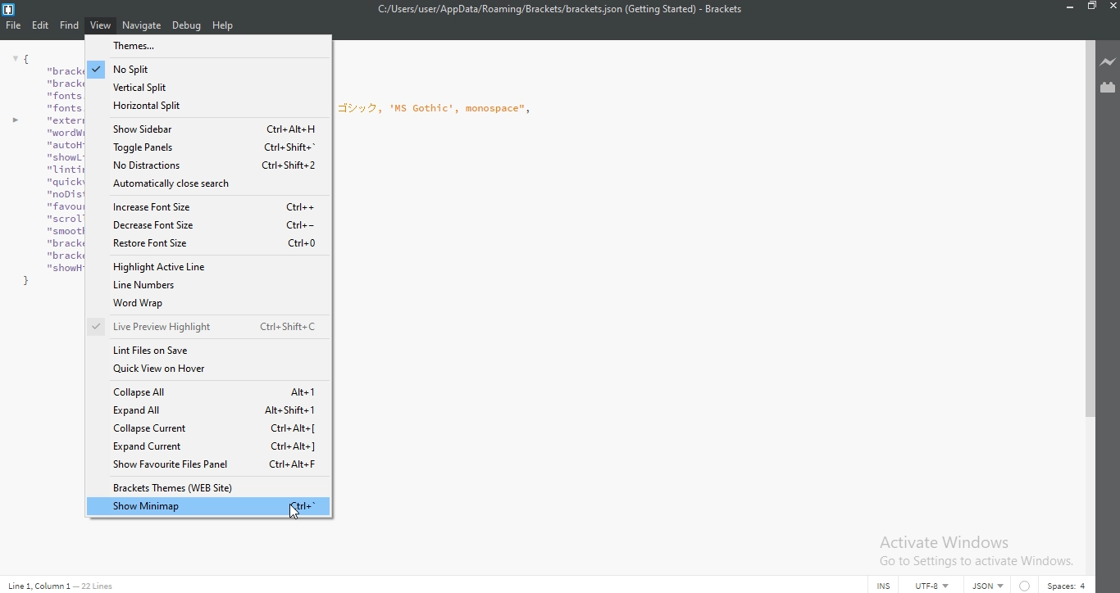  I want to click on Automatically close search, so click(194, 186).